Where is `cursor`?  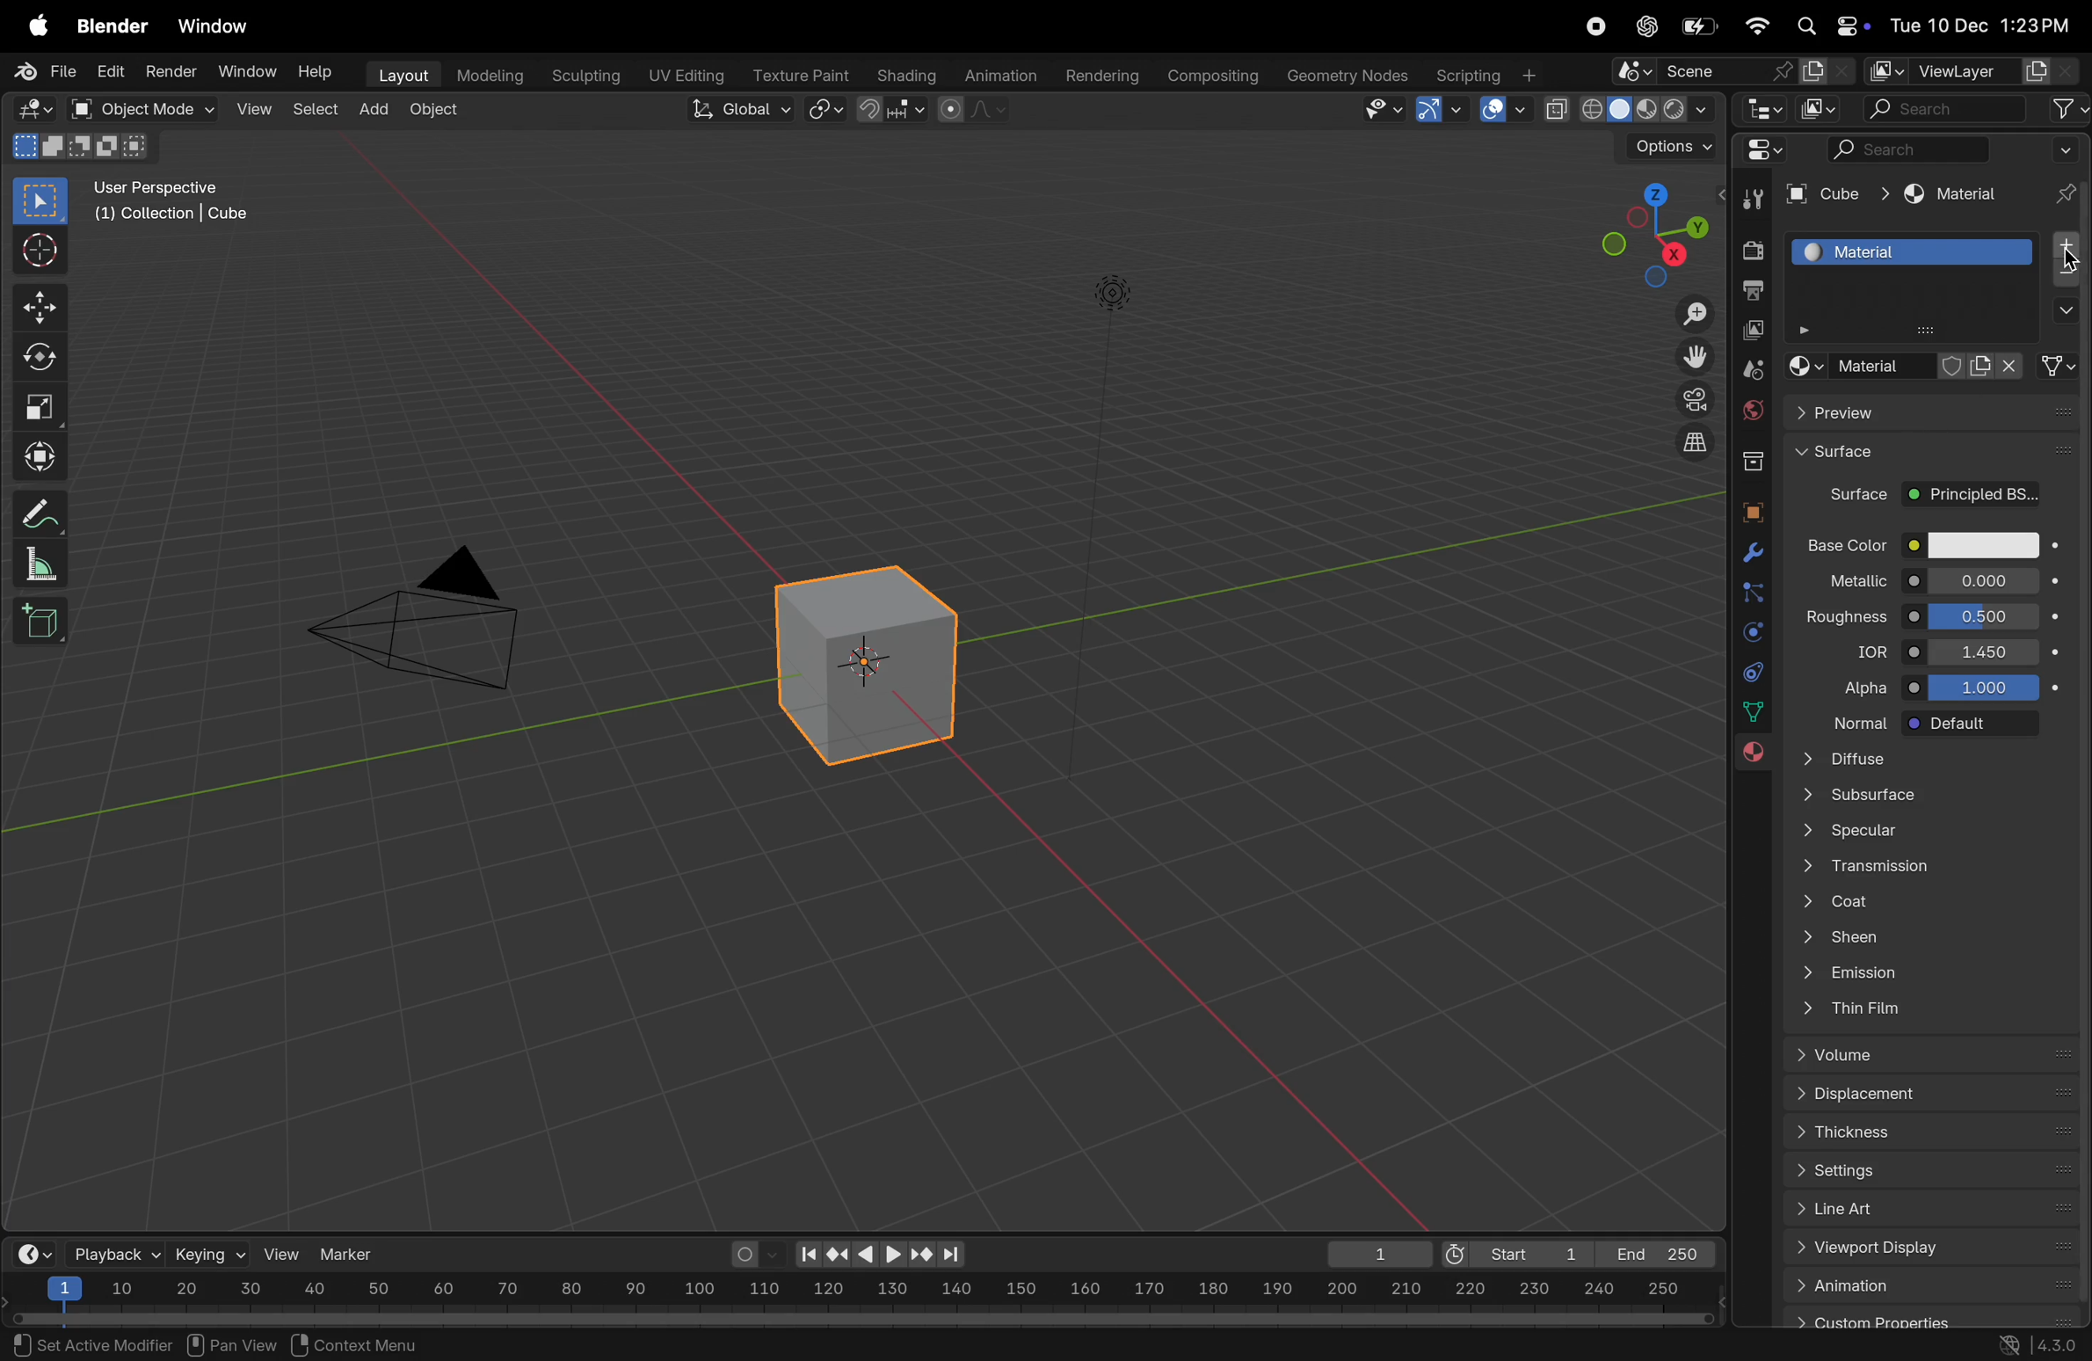 cursor is located at coordinates (37, 252).